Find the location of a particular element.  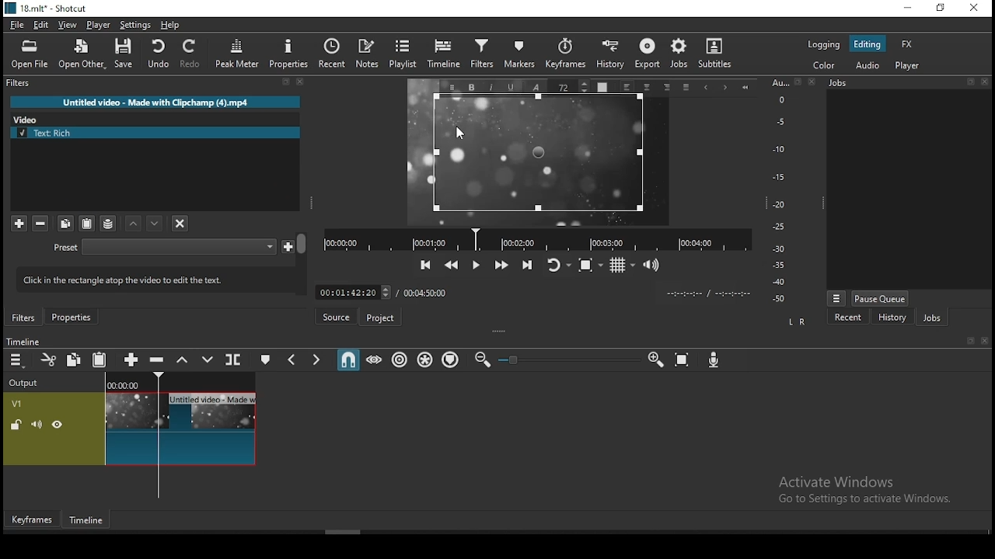

recent is located at coordinates (332, 54).